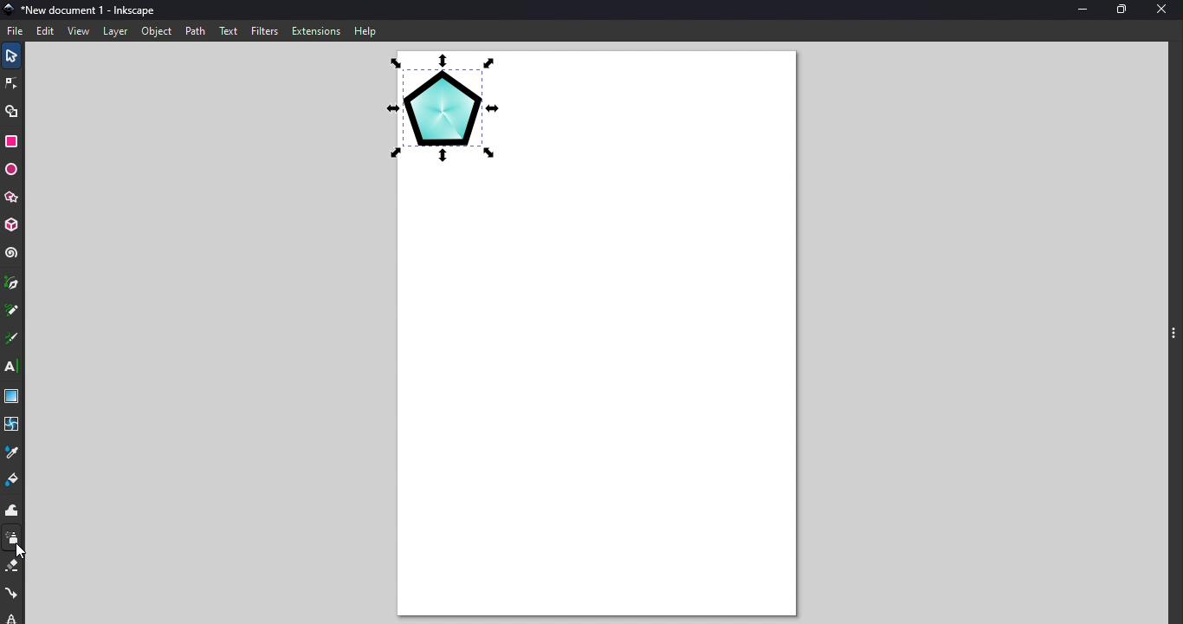 This screenshot has height=624, width=1183. I want to click on Dropper tool, so click(15, 452).